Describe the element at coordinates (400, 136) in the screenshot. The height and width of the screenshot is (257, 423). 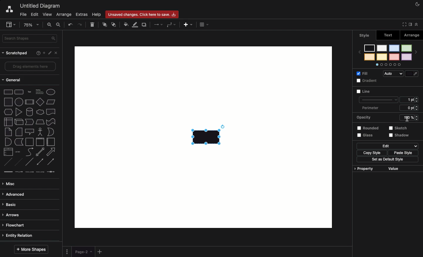
I see `Shadow` at that location.